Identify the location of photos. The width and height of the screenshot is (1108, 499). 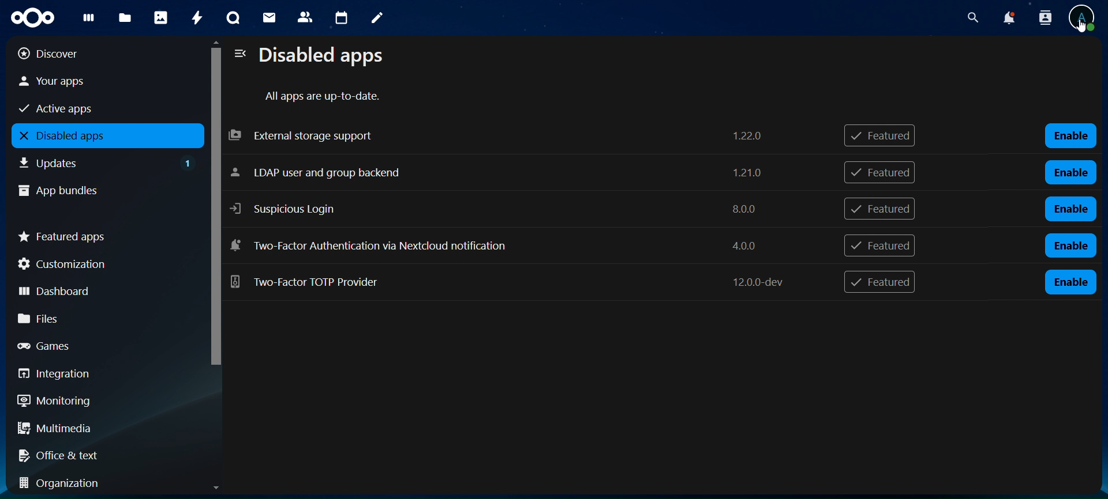
(160, 17).